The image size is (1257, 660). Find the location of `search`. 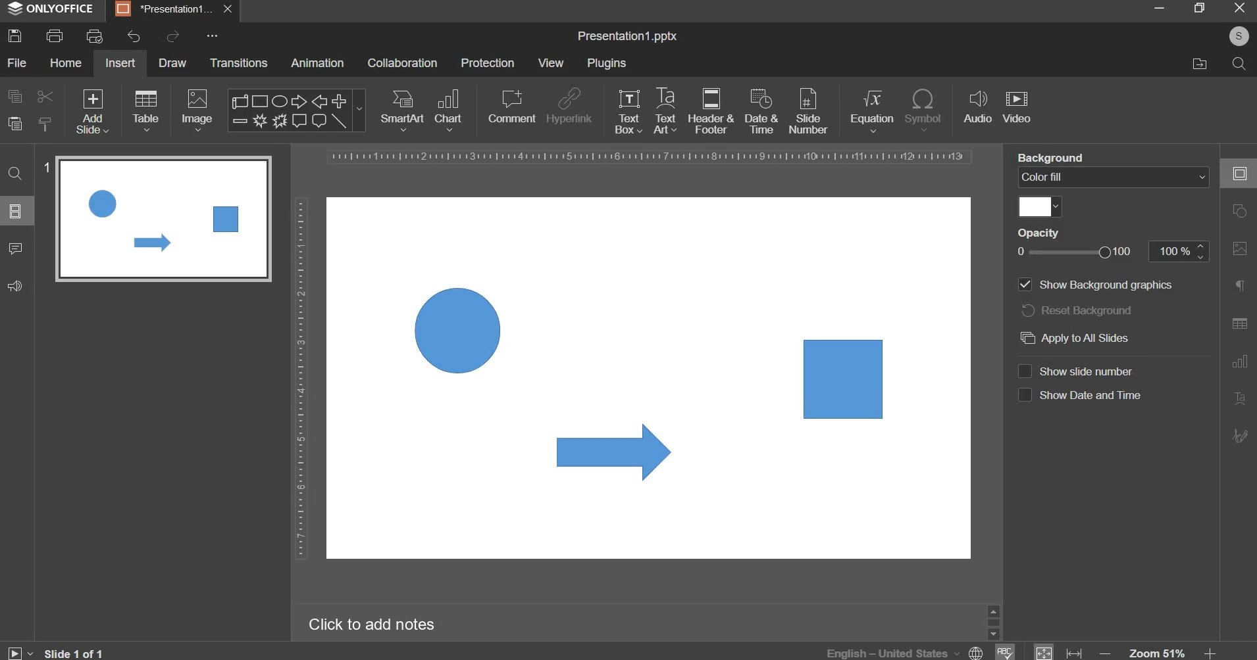

search is located at coordinates (1238, 62).